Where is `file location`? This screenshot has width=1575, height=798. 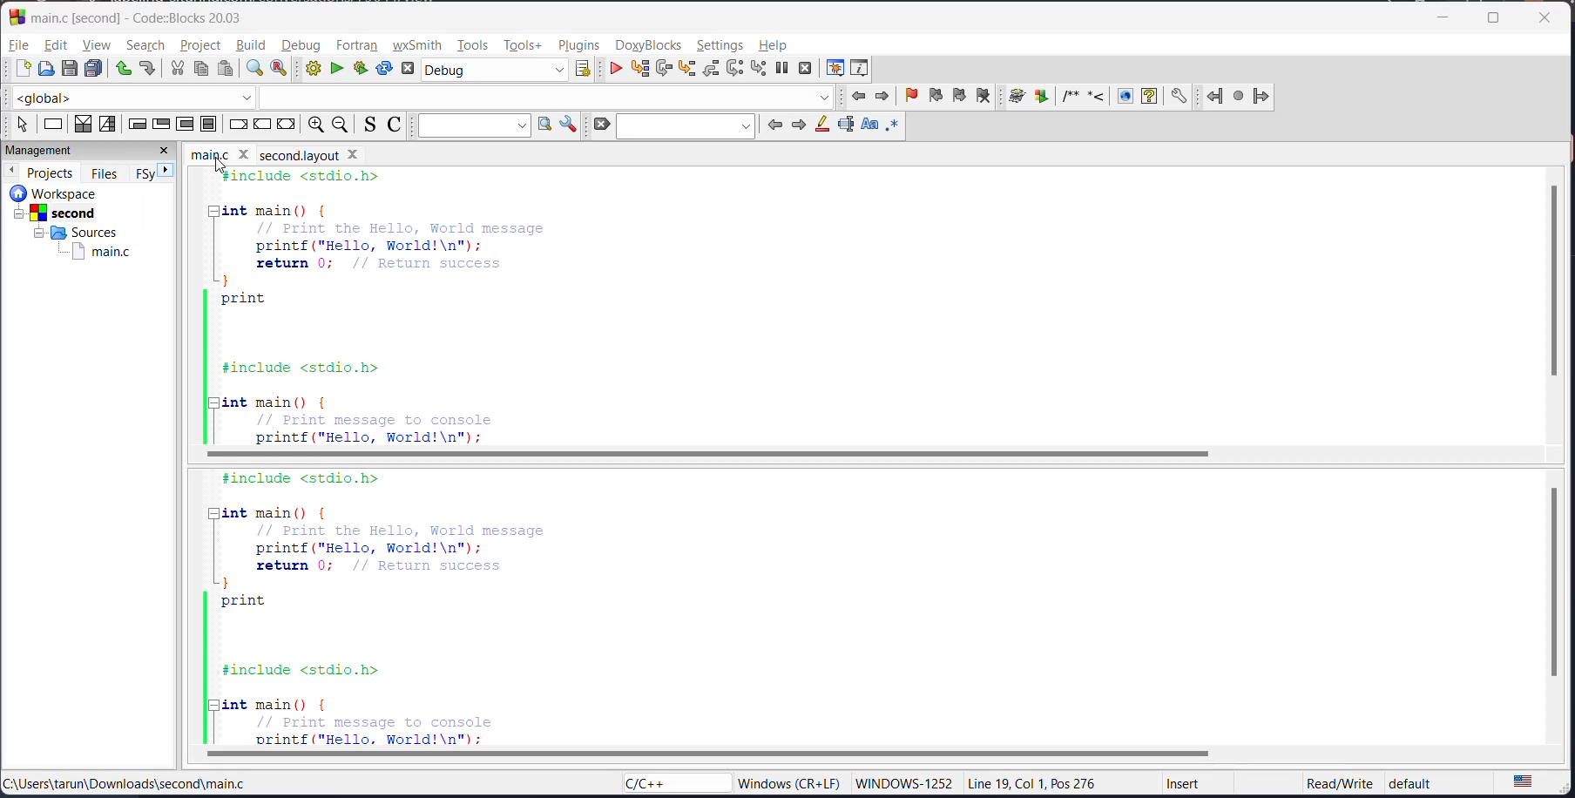 file location is located at coordinates (122, 785).